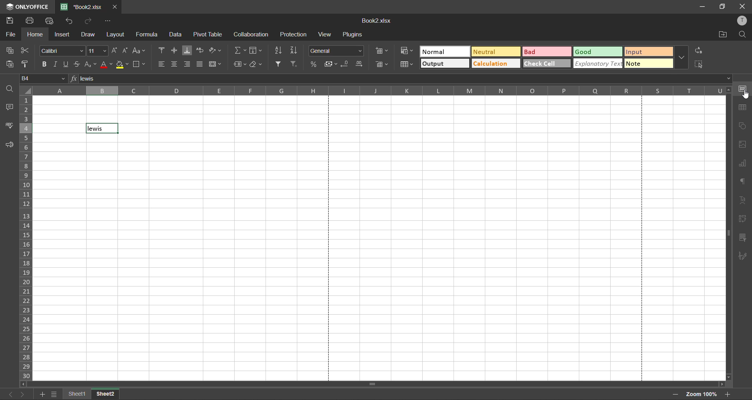 This screenshot has width=752, height=400. What do you see at coordinates (43, 79) in the screenshot?
I see `cell address` at bounding box center [43, 79].